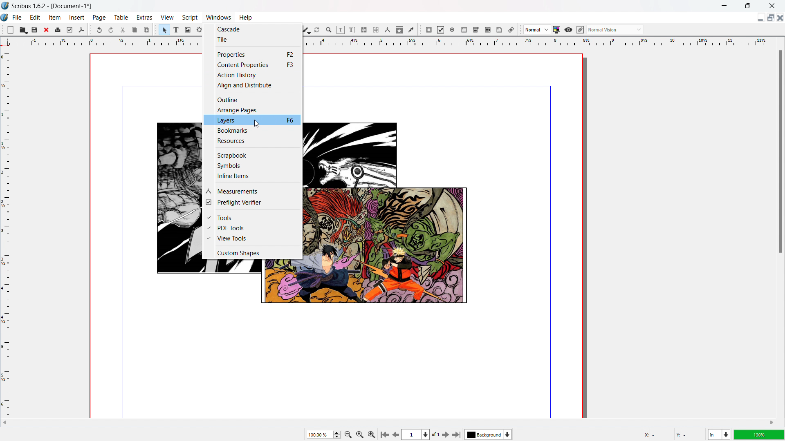 The width and height of the screenshot is (785, 441). Describe the element at coordinates (396, 434) in the screenshot. I see `go to previous page` at that location.